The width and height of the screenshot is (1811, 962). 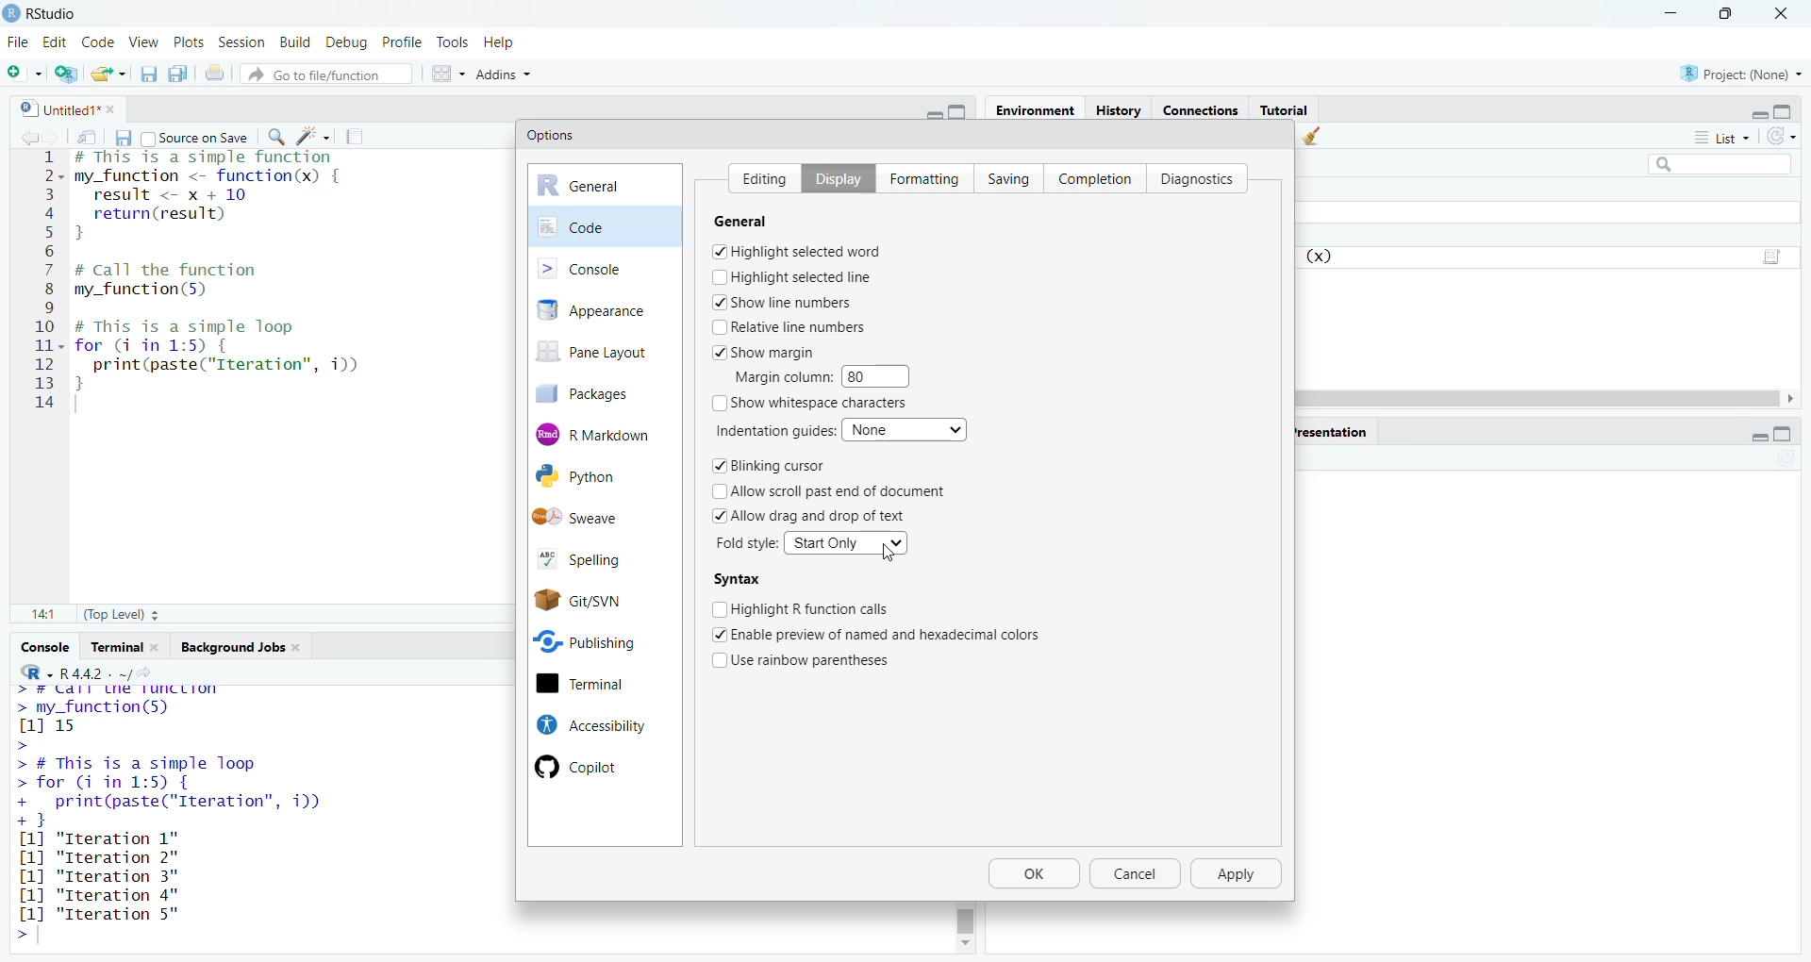 What do you see at coordinates (56, 41) in the screenshot?
I see `edit` at bounding box center [56, 41].